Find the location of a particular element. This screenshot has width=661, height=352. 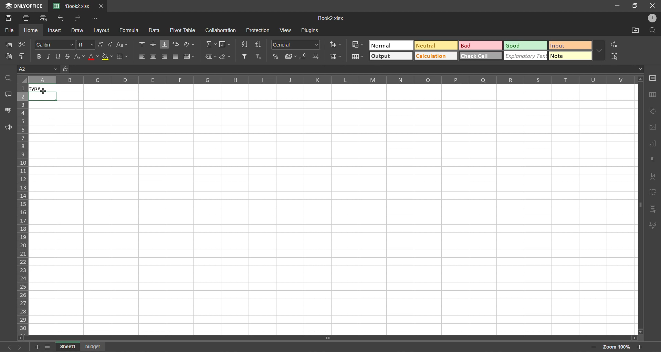

zoom out is located at coordinates (594, 348).